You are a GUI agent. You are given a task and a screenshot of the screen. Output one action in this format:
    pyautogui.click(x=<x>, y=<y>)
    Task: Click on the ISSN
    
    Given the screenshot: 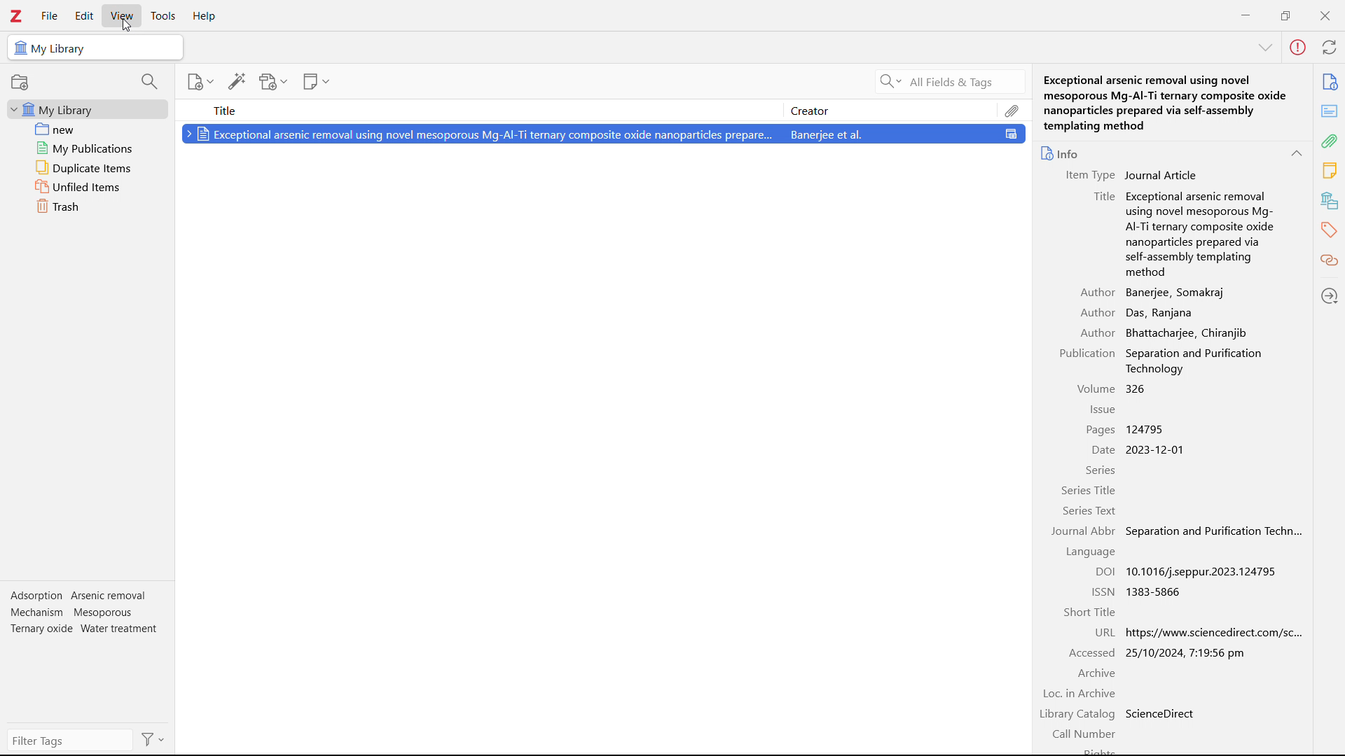 What is the action you would take?
    pyautogui.click(x=1103, y=591)
    